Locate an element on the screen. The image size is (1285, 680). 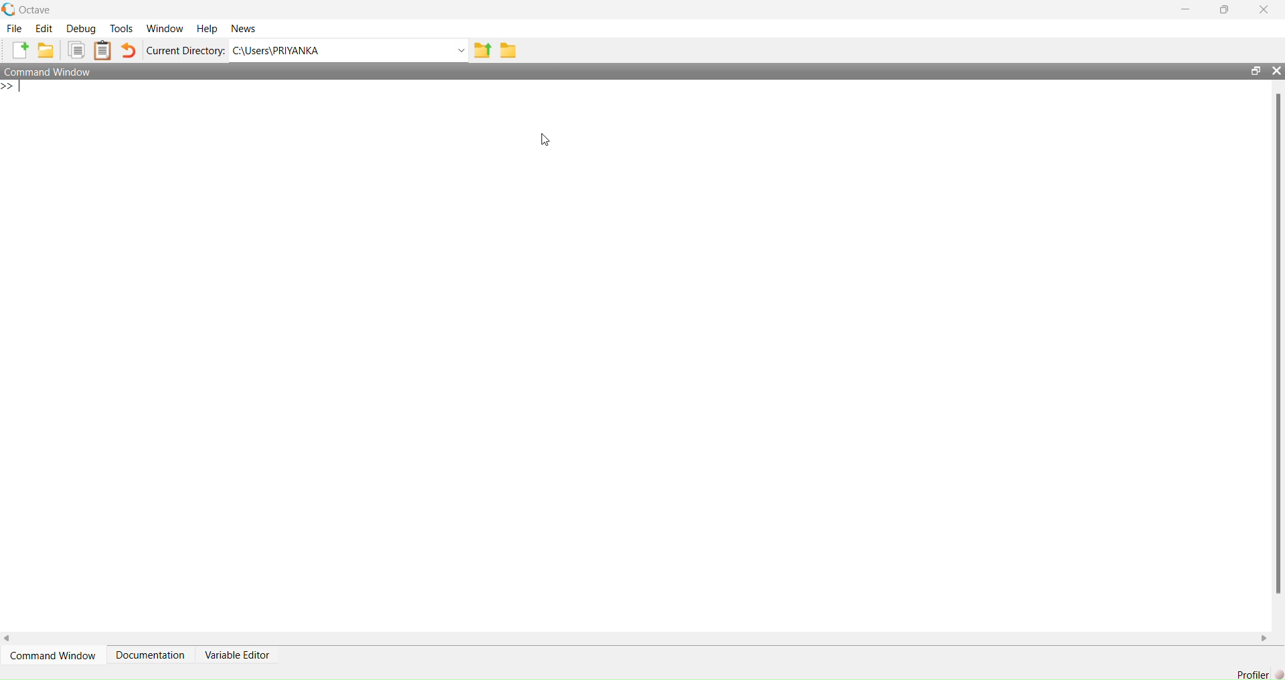
folder is located at coordinates (509, 50).